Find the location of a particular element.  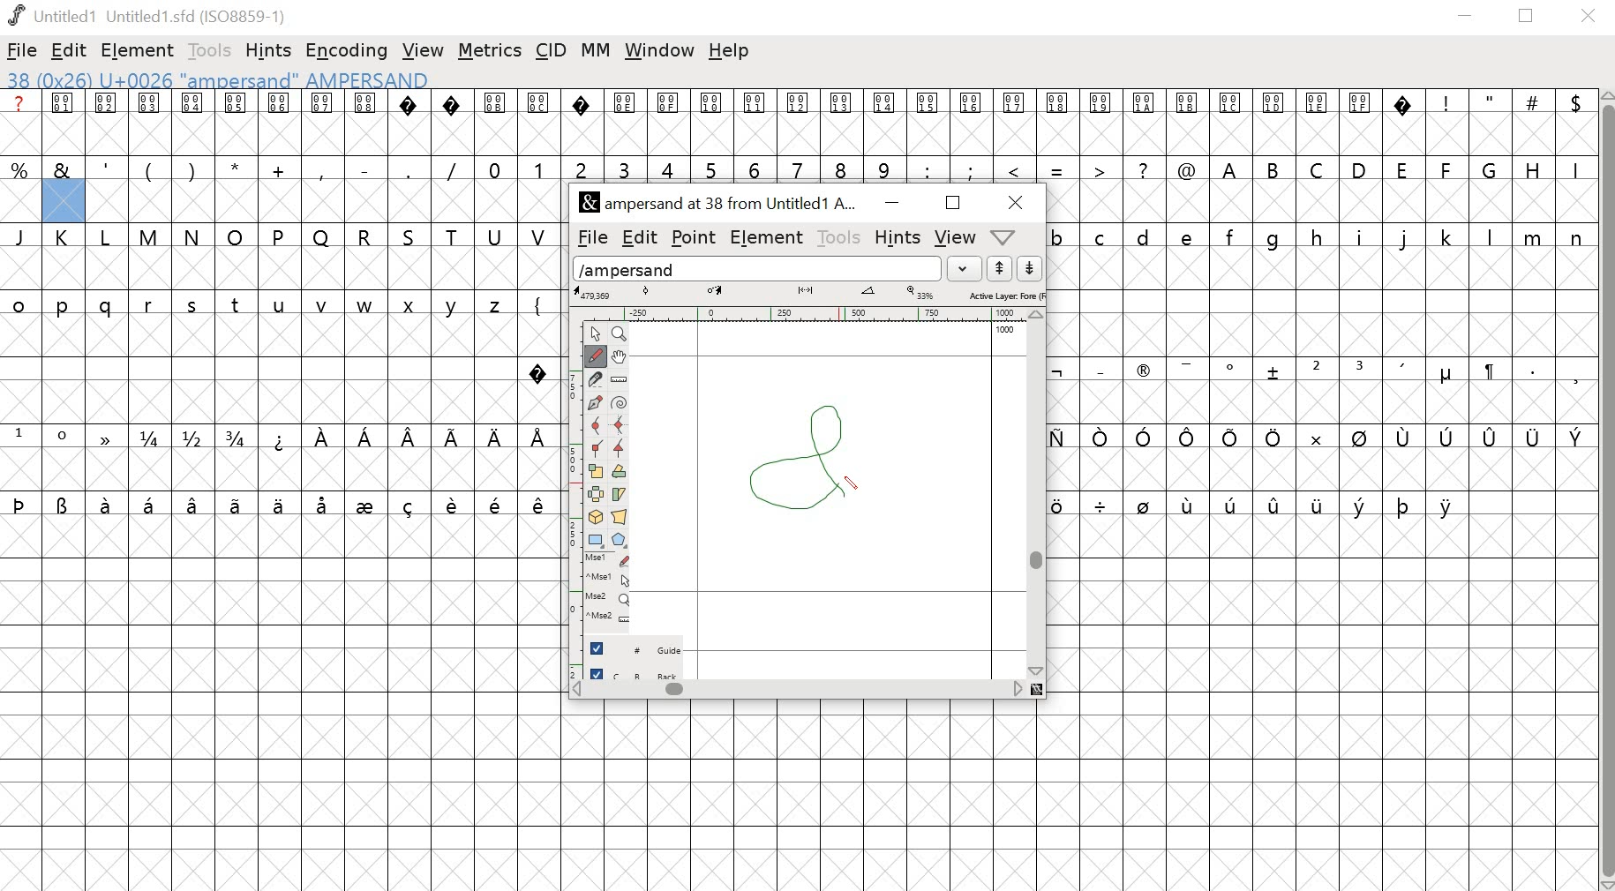

0004 is located at coordinates (192, 123).